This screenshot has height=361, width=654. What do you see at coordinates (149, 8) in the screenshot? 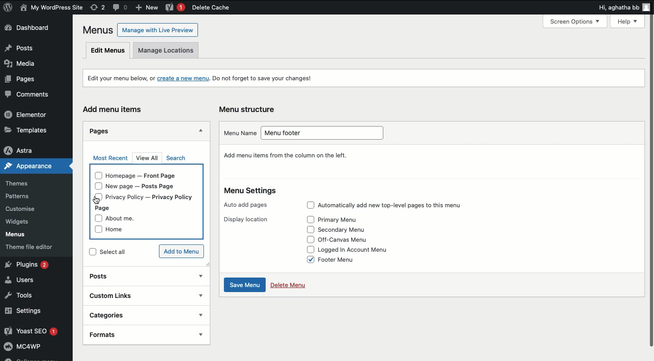
I see `New` at bounding box center [149, 8].